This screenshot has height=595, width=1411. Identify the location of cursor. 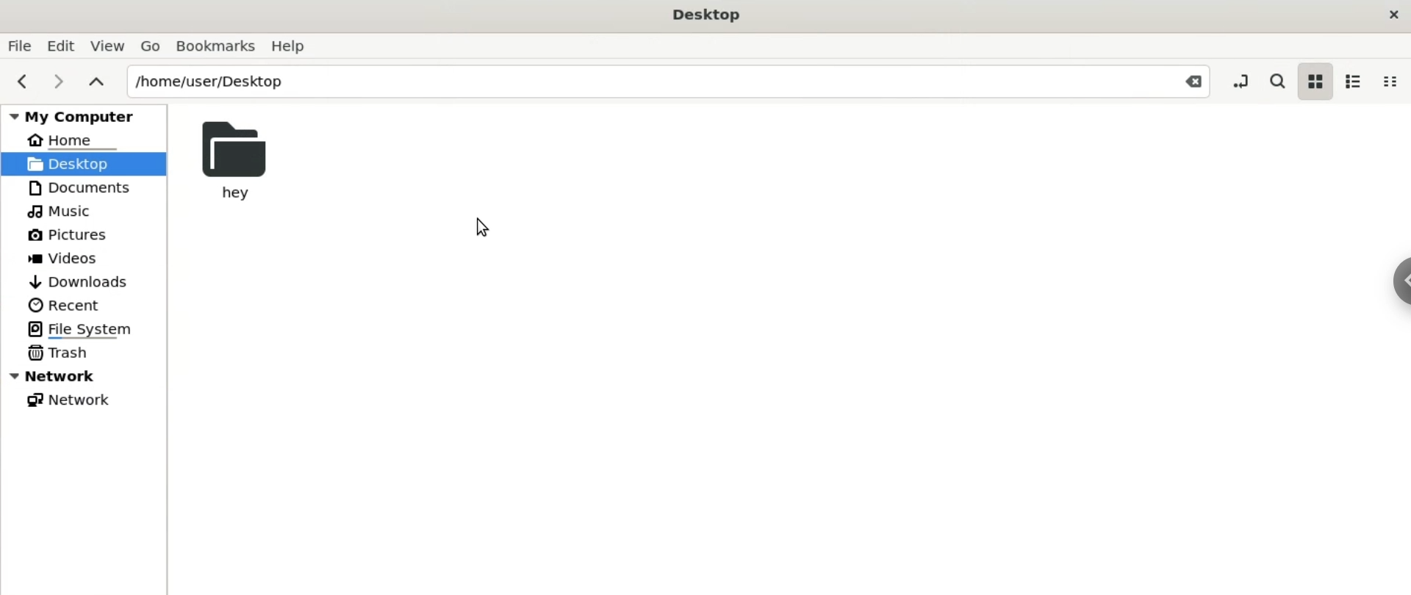
(483, 226).